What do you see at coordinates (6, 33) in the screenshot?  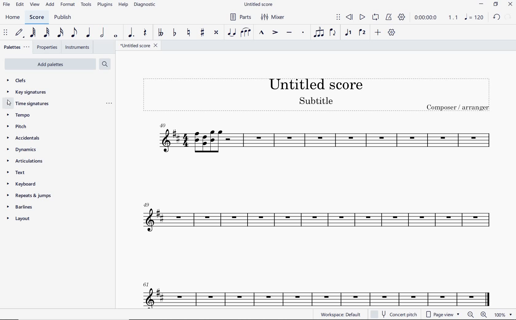 I see `SELECET TO MOVE` at bounding box center [6, 33].